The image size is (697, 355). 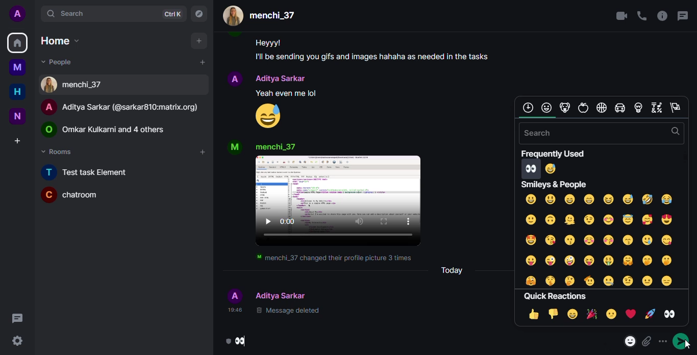 What do you see at coordinates (531, 315) in the screenshot?
I see `thumbs up` at bounding box center [531, 315].